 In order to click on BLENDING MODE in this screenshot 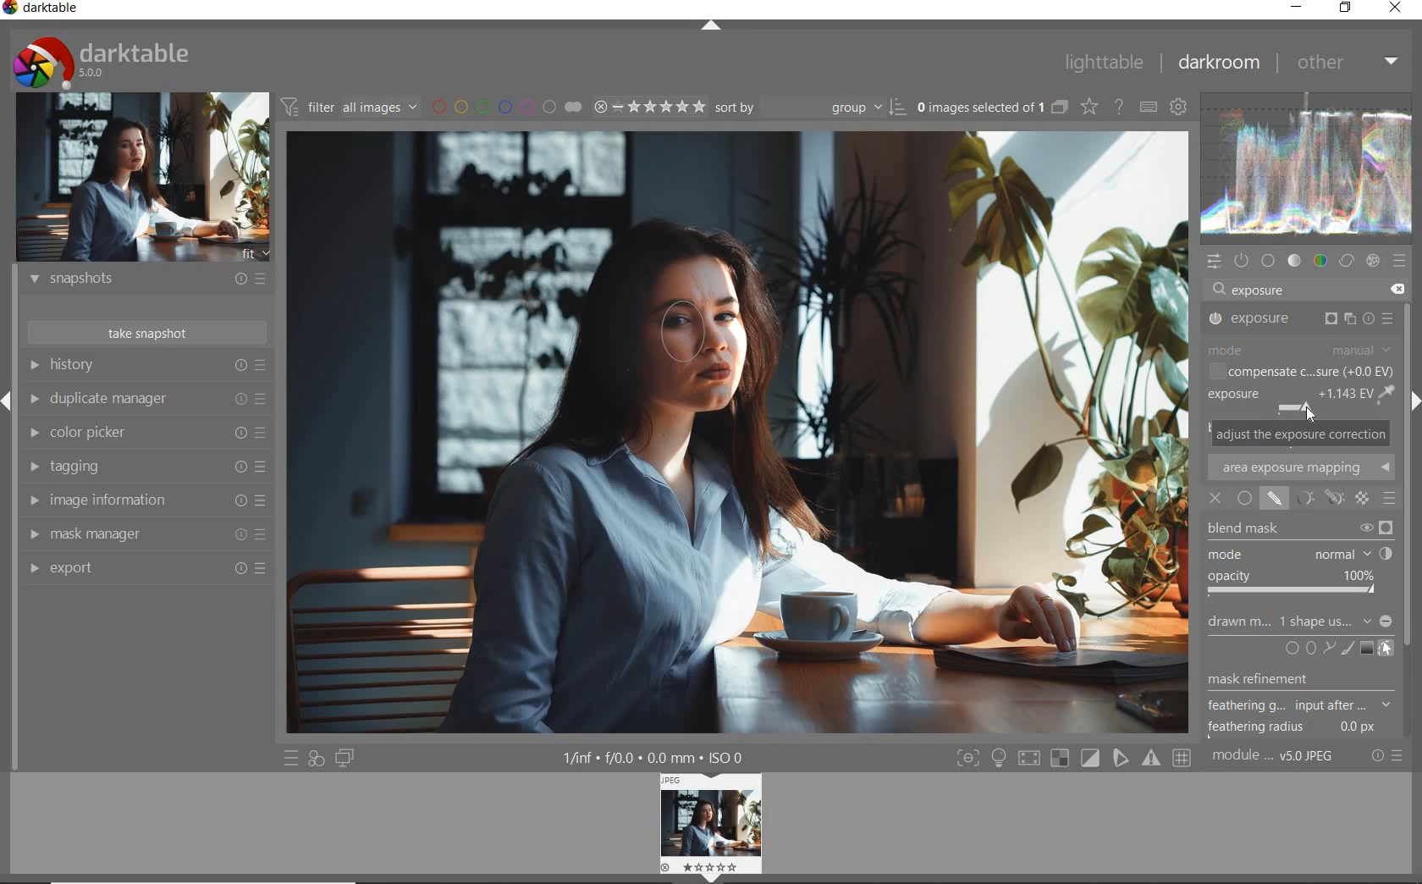, I will do `click(1389, 500)`.